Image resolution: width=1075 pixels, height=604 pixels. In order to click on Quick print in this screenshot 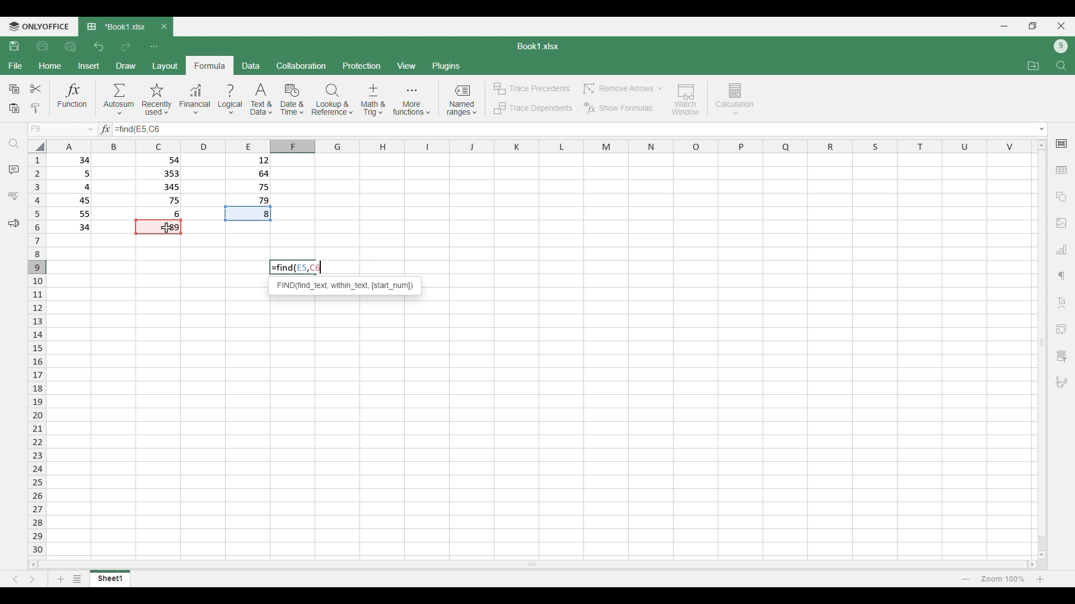, I will do `click(71, 47)`.